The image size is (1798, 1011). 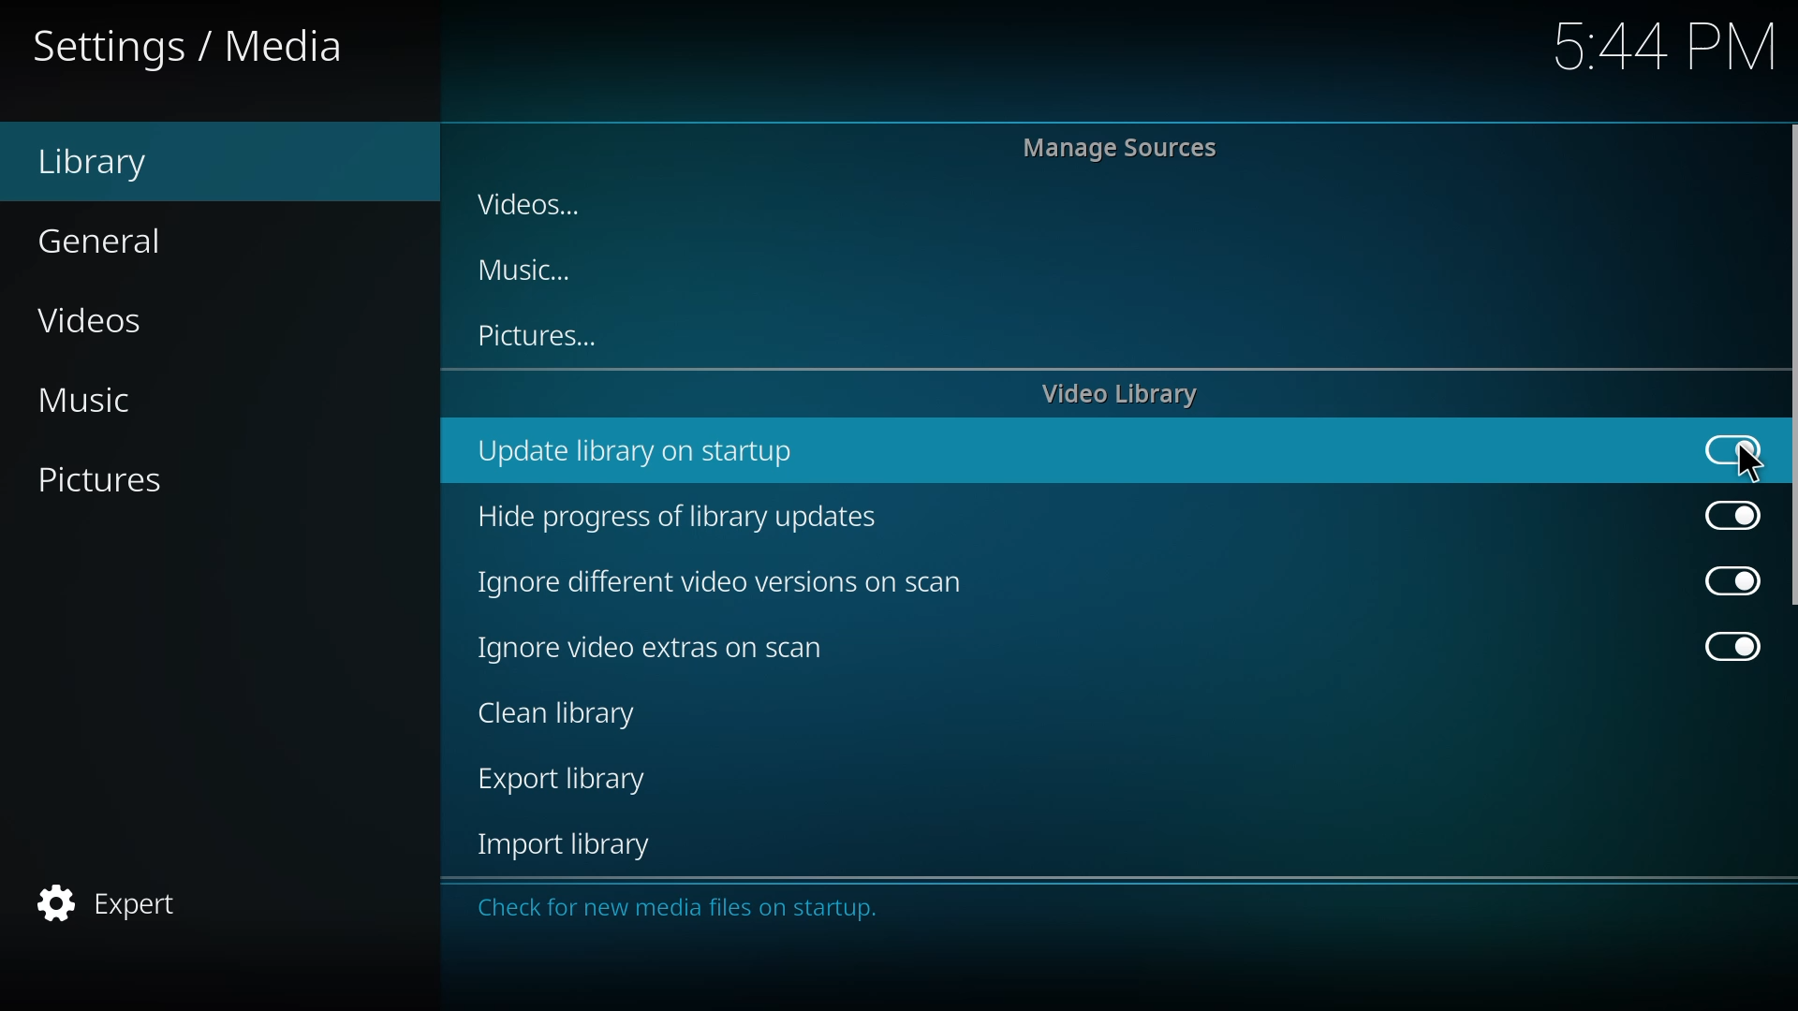 What do you see at coordinates (1726, 579) in the screenshot?
I see `enabled` at bounding box center [1726, 579].